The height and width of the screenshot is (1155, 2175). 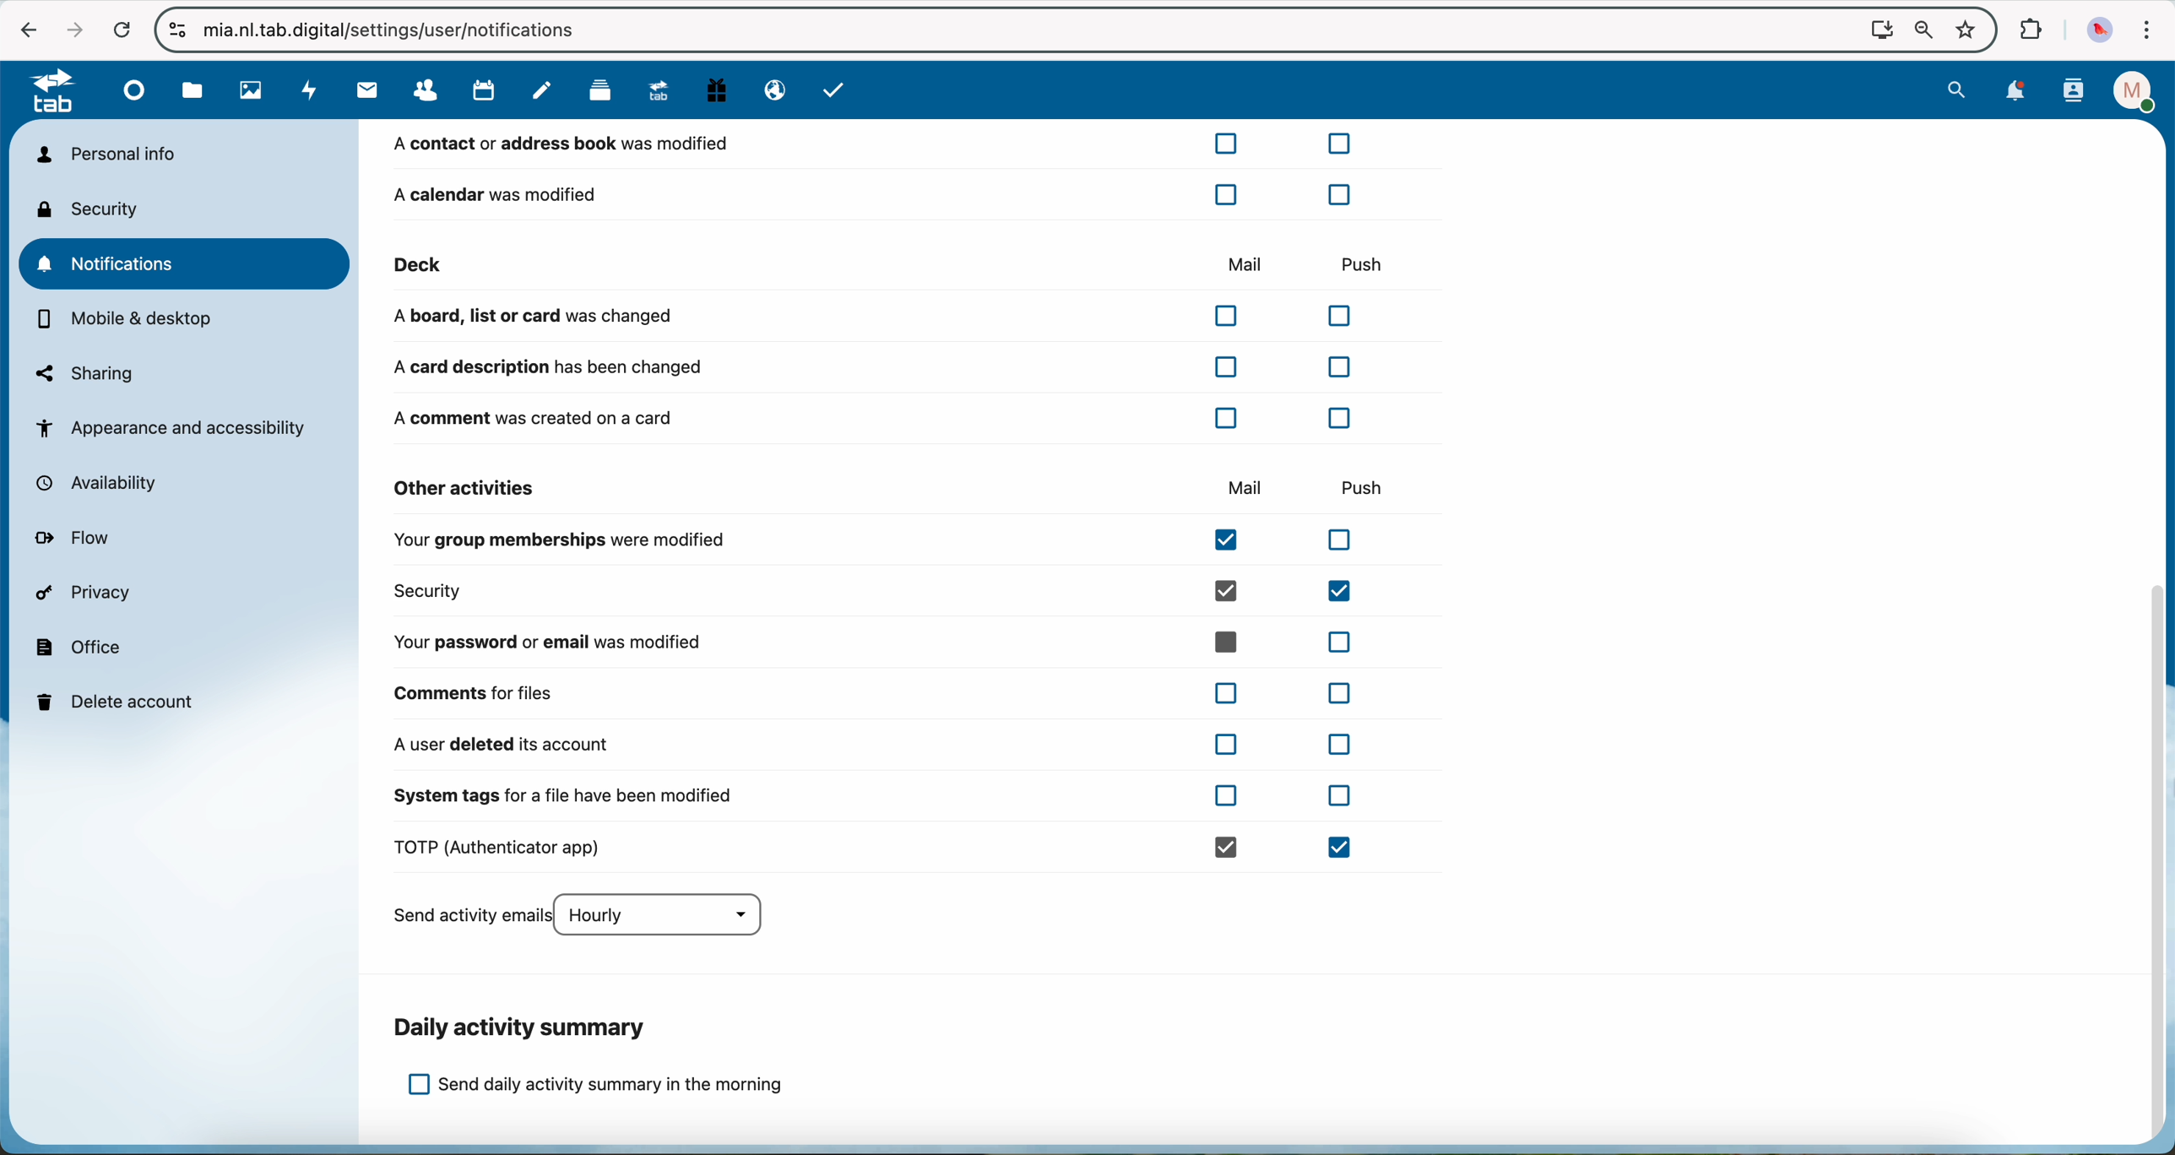 What do you see at coordinates (106, 484) in the screenshot?
I see `availability` at bounding box center [106, 484].